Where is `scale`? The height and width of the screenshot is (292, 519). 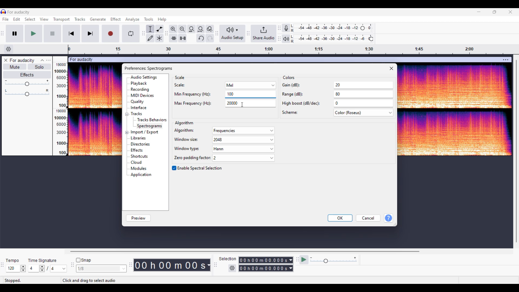
scale is located at coordinates (226, 85).